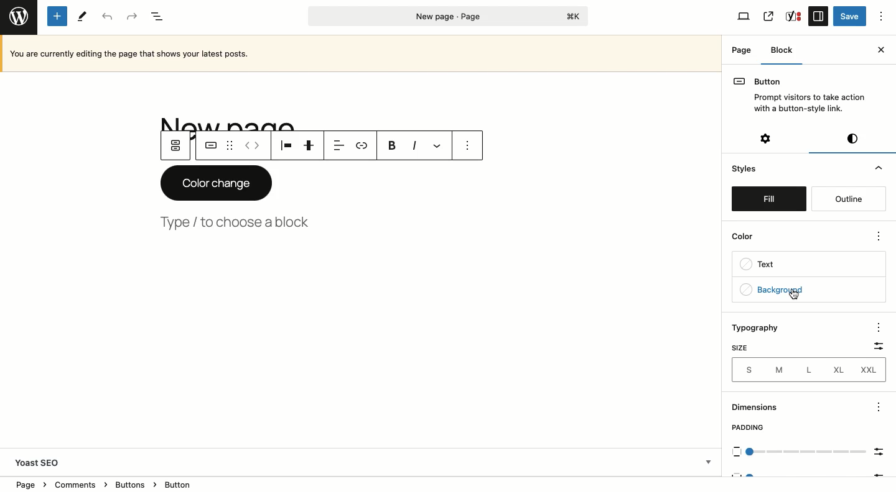 The height and width of the screenshot is (492, 896). Describe the element at coordinates (851, 17) in the screenshot. I see `Save` at that location.